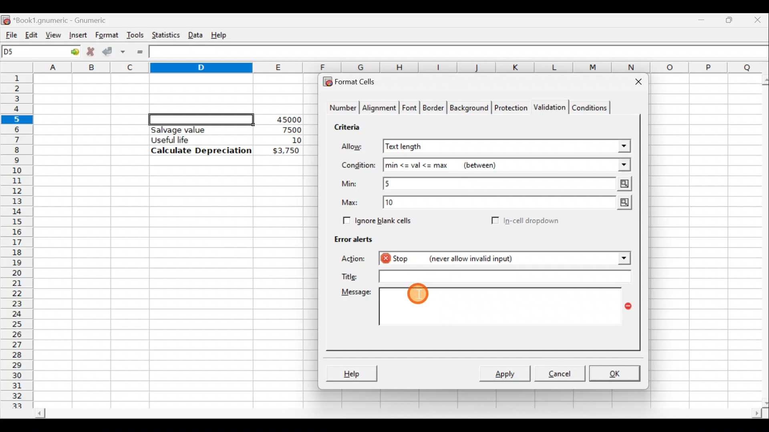  What do you see at coordinates (201, 150) in the screenshot?
I see `Calculate Depreciation` at bounding box center [201, 150].